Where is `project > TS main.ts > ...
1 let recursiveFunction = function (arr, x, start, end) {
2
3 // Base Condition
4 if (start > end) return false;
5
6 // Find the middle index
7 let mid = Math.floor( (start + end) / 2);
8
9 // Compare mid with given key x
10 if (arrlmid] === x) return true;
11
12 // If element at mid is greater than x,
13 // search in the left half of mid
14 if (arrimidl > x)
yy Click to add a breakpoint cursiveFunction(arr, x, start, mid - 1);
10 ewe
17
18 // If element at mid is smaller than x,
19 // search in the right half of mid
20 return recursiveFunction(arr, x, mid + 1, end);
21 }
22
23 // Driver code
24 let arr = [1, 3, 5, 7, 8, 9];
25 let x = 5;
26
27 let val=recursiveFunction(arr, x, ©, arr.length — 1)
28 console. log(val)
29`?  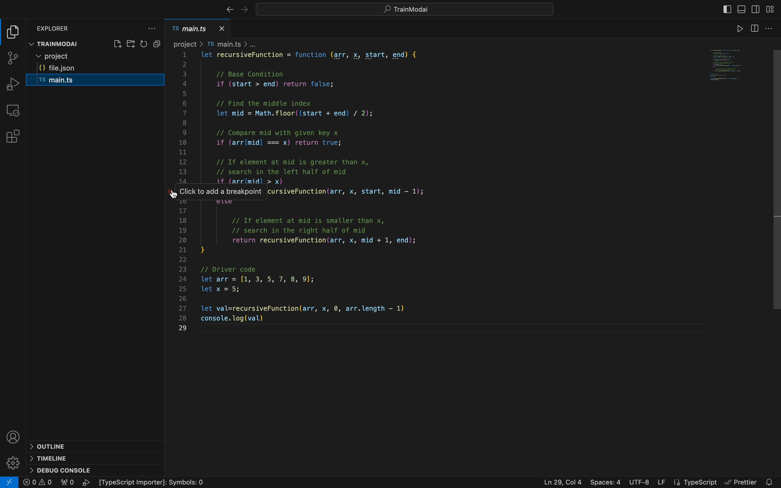 project > TS main.ts > ...
1 let recursiveFunction = function (arr, x, start, end) {
2
3 // Base Condition
4 if (start > end) return false;
5
6 // Find the middle index
7 let mid = Math.floor( (start + end) / 2);
8
9 // Compare mid with given key x
10 if (arrlmid] === x) return true;
11
12 // If element at mid is greater than x,
13 // search in the left half of mid
14 if (arrimidl > x)
yy Click to add a breakpoint cursiveFunction(arr, x, start, mid - 1);
10 ewe
17
18 // If element at mid is smaller than x,
19 // search in the right half of mid
20 return recursiveFunction(arr, x, mid + 1, end);
21 }
22
23 // Driver code
24 let arr = [1, 3, 5, 7, 8, 9];
25 let x = 5;
26
27 let val=recursiveFunction(arr, x, ©, arr.length — 1)
28 console. log(val)
29 is located at coordinates (384, 189).